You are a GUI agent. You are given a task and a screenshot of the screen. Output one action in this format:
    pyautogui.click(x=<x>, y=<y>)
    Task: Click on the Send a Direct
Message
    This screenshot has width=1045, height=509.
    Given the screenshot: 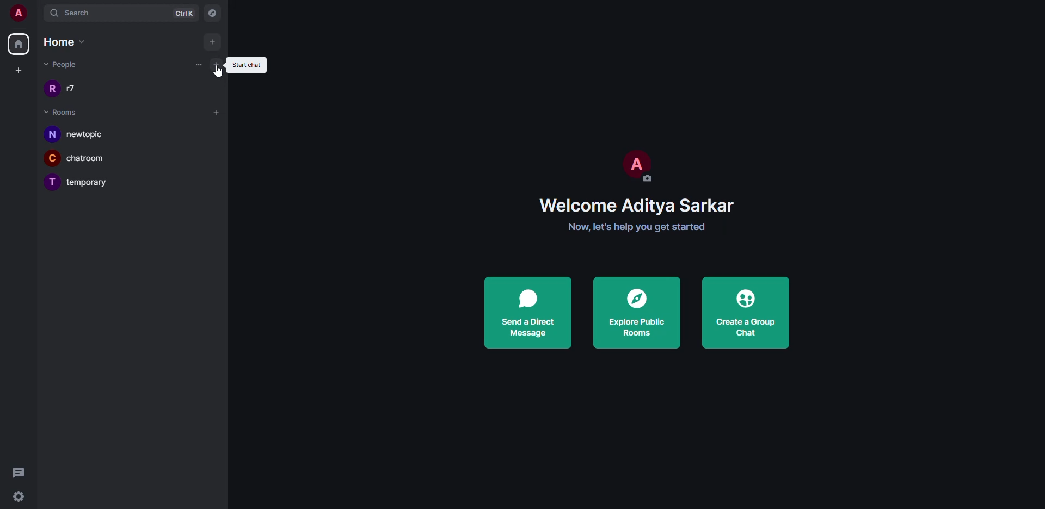 What is the action you would take?
    pyautogui.click(x=530, y=312)
    